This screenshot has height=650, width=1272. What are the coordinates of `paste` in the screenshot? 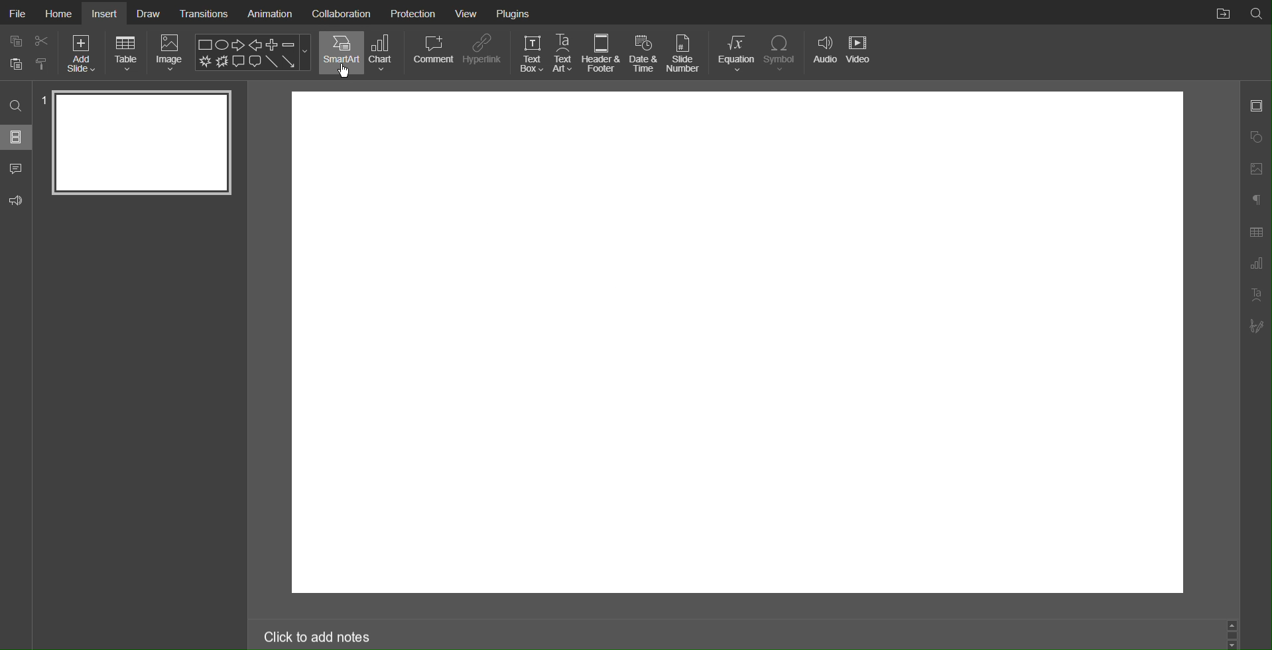 It's located at (15, 65).